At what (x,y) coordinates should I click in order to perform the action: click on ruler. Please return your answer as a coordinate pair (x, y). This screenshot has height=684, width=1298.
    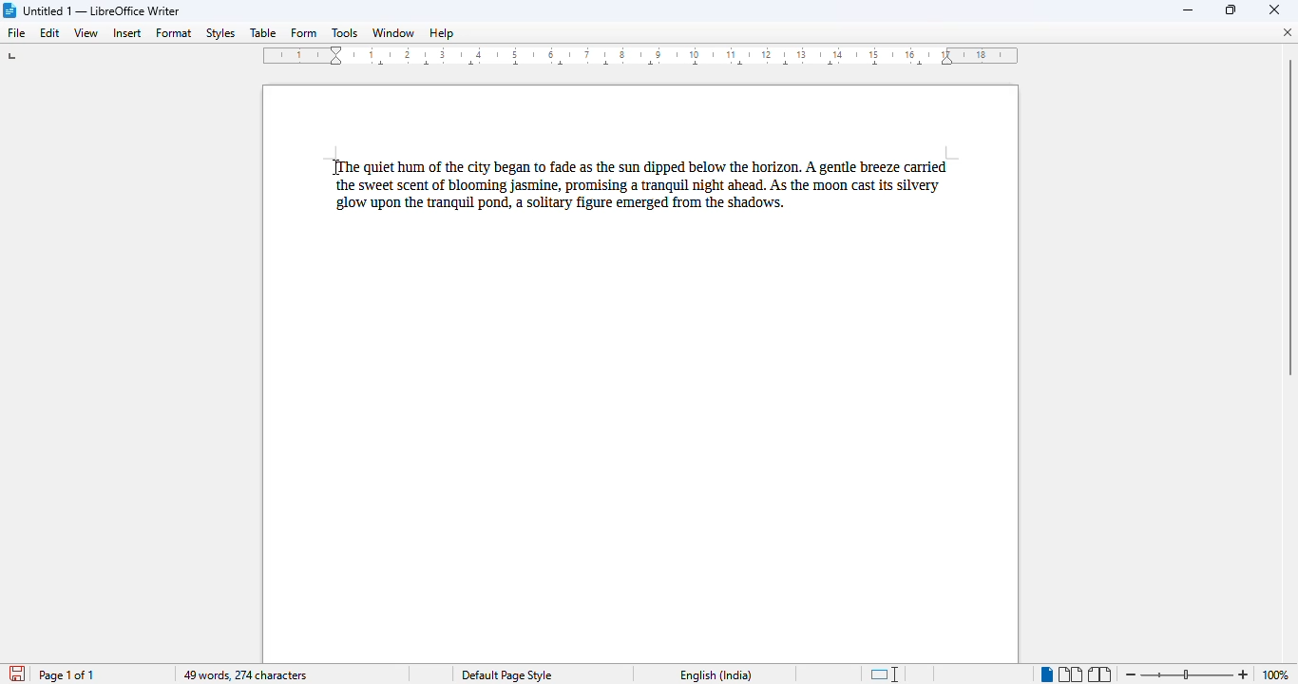
    Looking at the image, I should click on (641, 55).